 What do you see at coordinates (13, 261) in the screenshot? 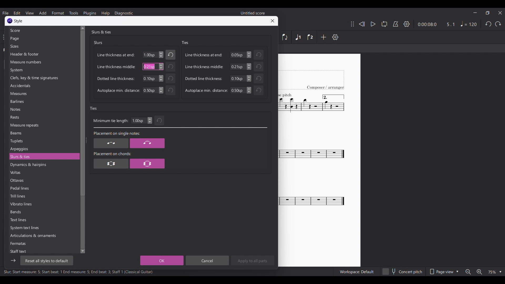
I see `Show/Hide side bar` at bounding box center [13, 261].